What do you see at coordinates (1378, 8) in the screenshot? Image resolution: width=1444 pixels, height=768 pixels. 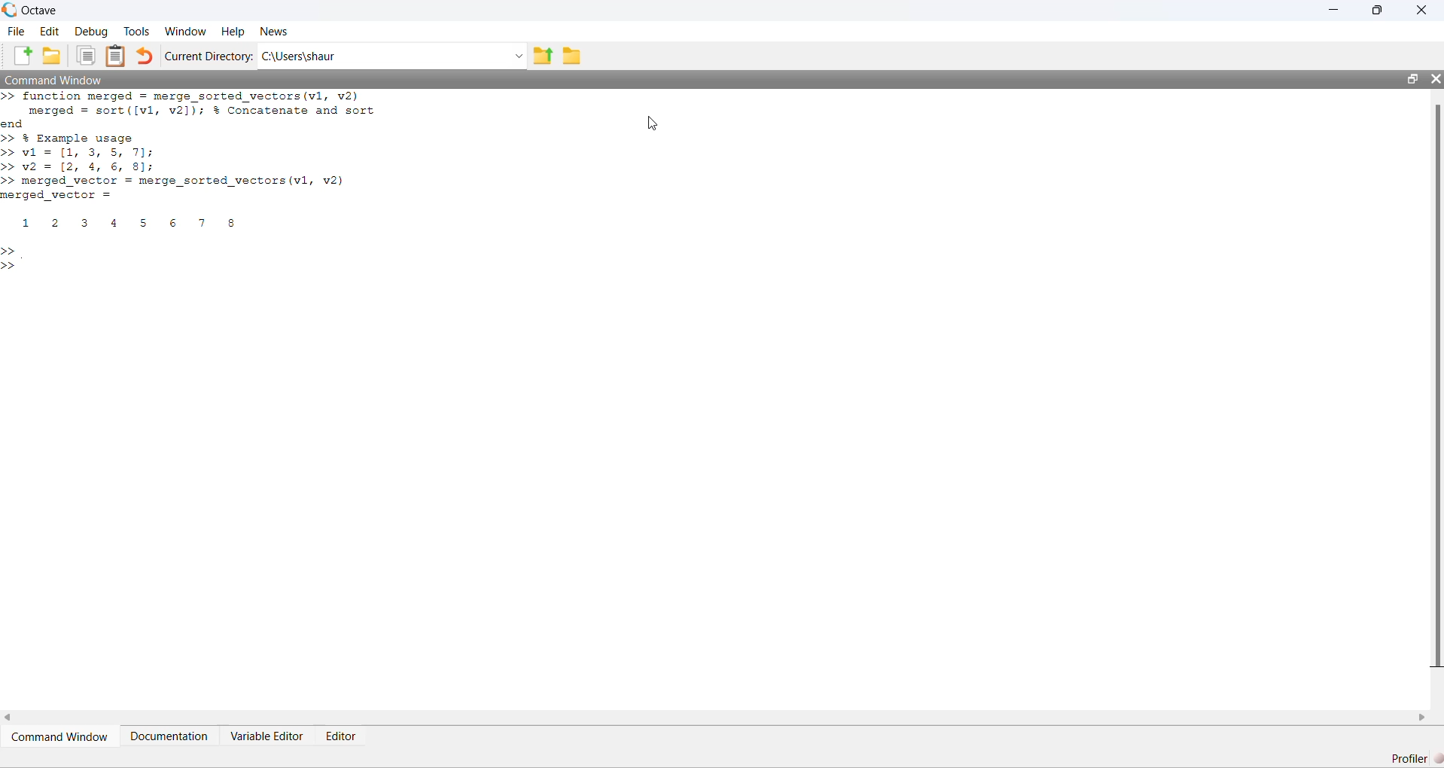 I see `maximise` at bounding box center [1378, 8].